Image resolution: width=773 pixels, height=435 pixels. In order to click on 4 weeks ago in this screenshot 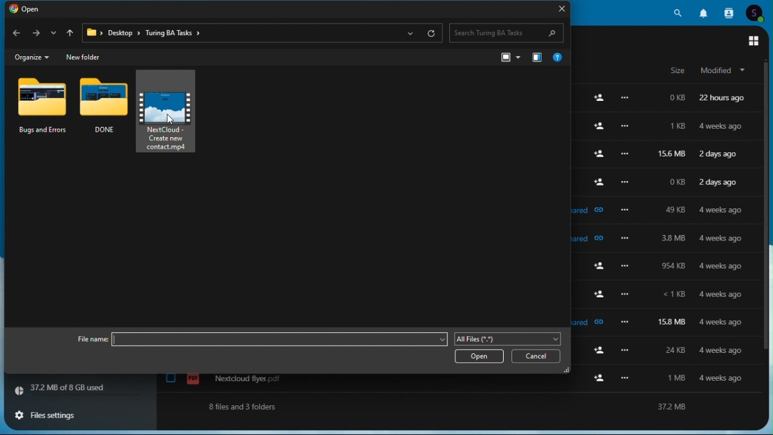, I will do `click(724, 239)`.